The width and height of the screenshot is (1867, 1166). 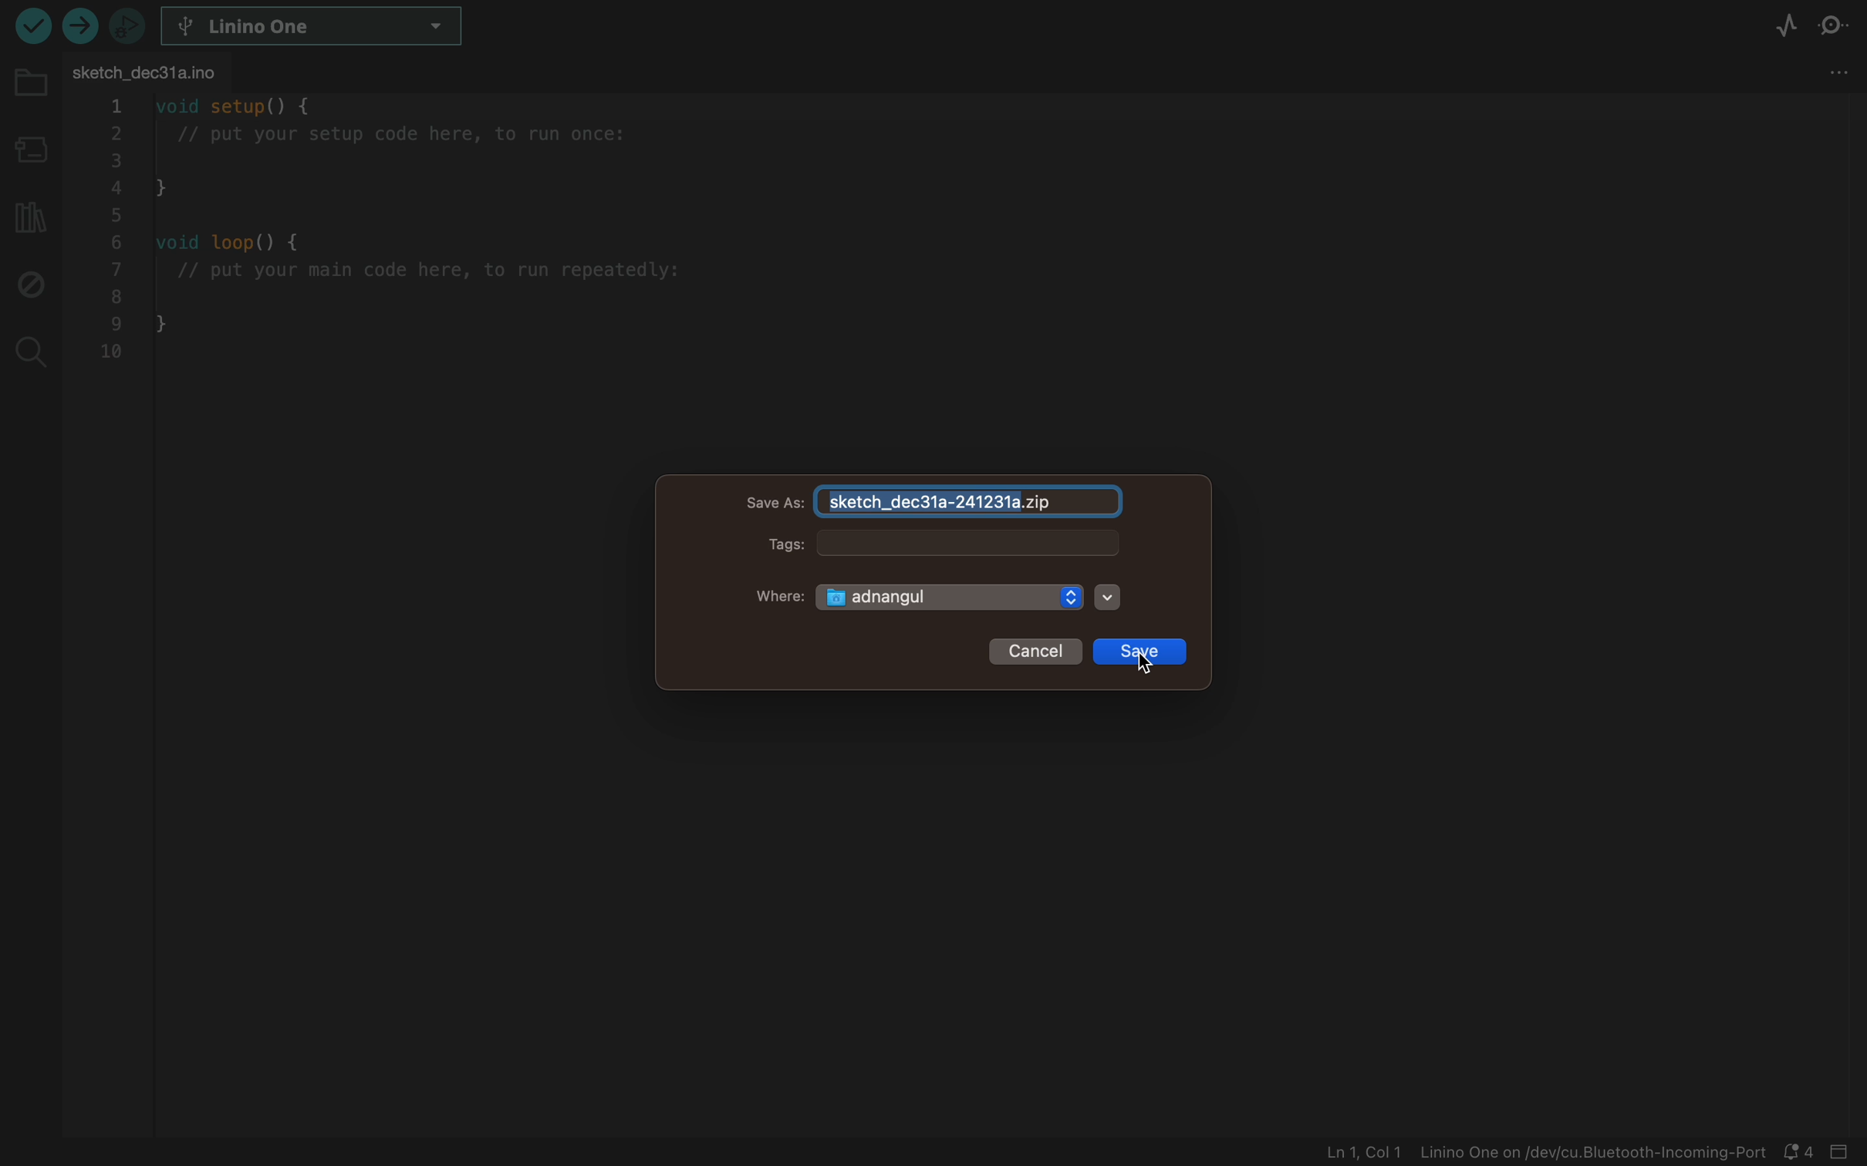 What do you see at coordinates (972, 501) in the screenshot?
I see `file` at bounding box center [972, 501].